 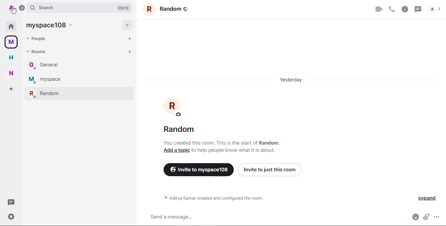 What do you see at coordinates (269, 168) in the screenshot?
I see `invite` at bounding box center [269, 168].